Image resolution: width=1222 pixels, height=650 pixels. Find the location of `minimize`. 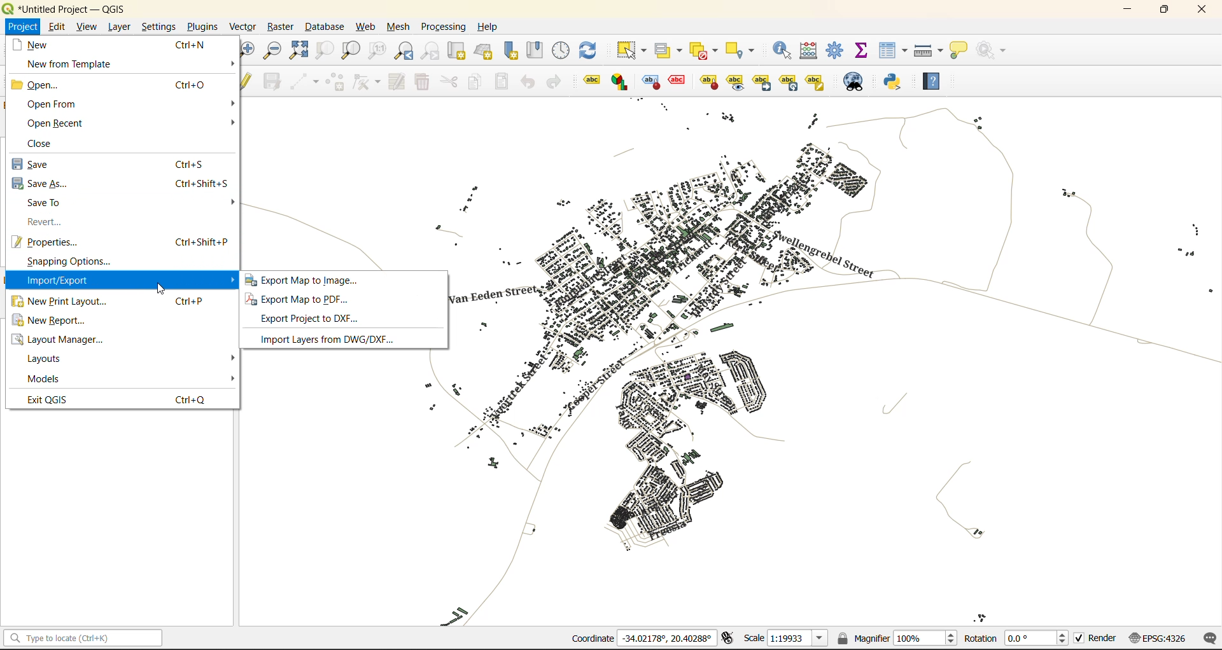

minimize is located at coordinates (1127, 10).